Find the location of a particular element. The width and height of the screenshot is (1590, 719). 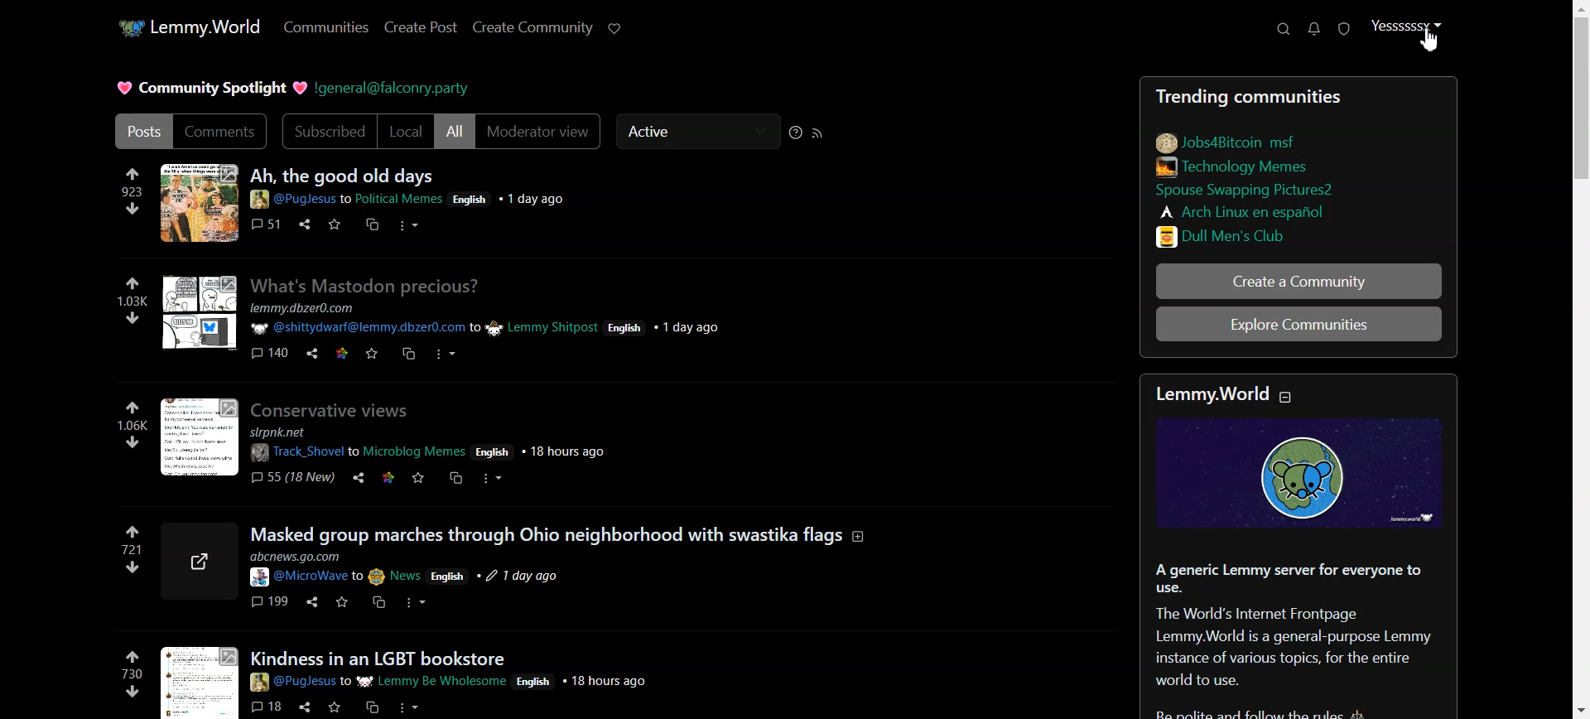

save is located at coordinates (419, 477).